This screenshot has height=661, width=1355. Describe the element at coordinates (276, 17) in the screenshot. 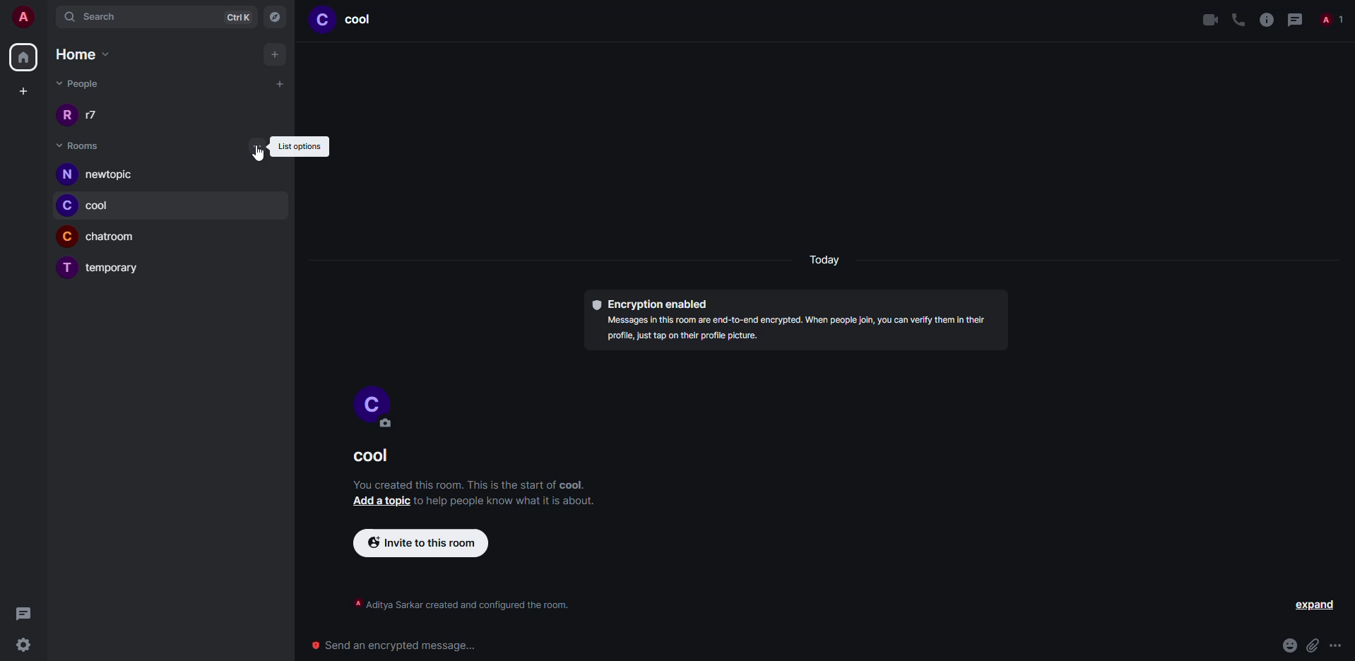

I see `navigator` at that location.